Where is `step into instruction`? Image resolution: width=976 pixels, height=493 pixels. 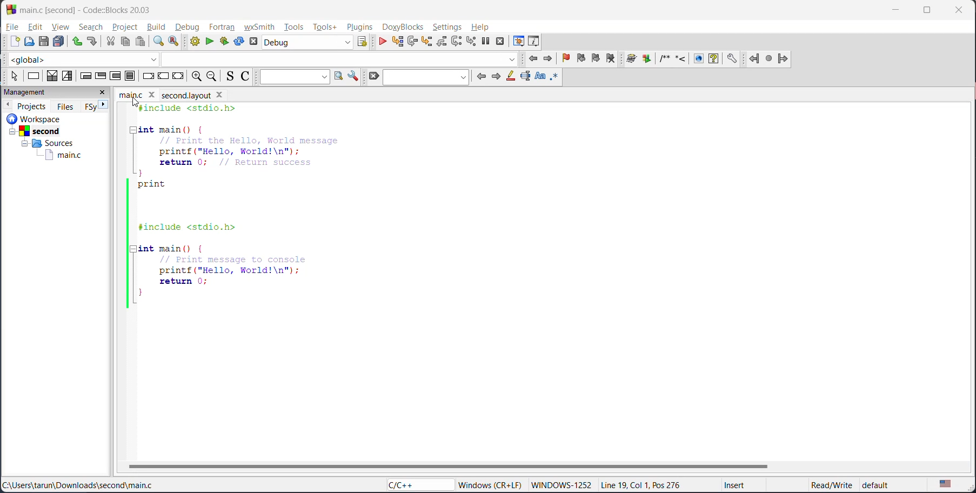
step into instruction is located at coordinates (469, 41).